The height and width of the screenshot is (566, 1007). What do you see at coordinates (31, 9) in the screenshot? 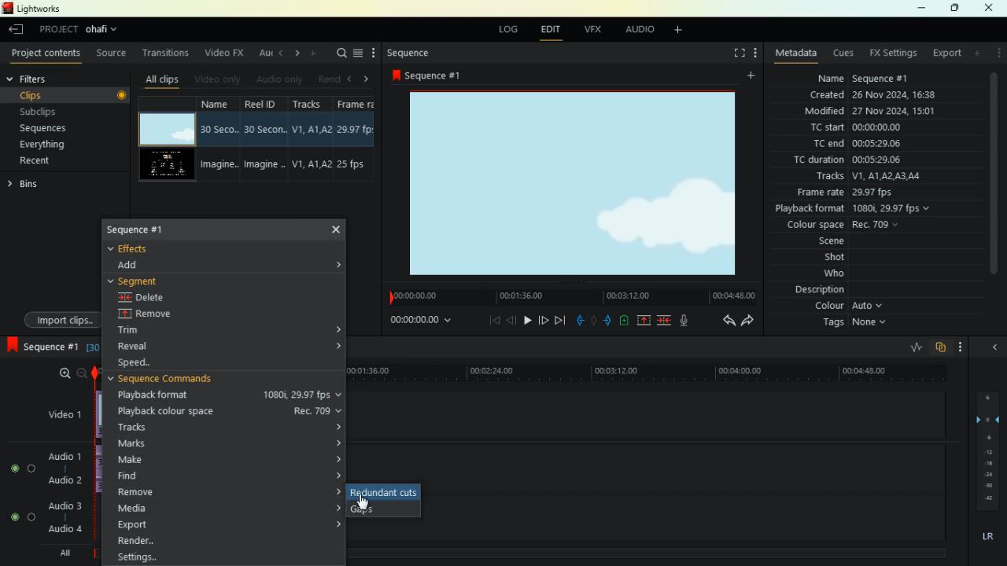
I see `lightworks` at bounding box center [31, 9].